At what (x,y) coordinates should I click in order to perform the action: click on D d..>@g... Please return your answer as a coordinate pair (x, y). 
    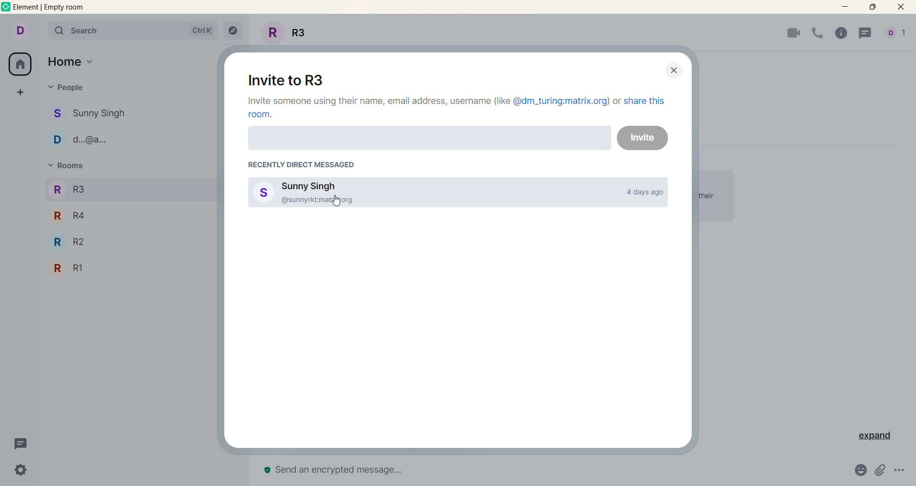
    Looking at the image, I should click on (84, 137).